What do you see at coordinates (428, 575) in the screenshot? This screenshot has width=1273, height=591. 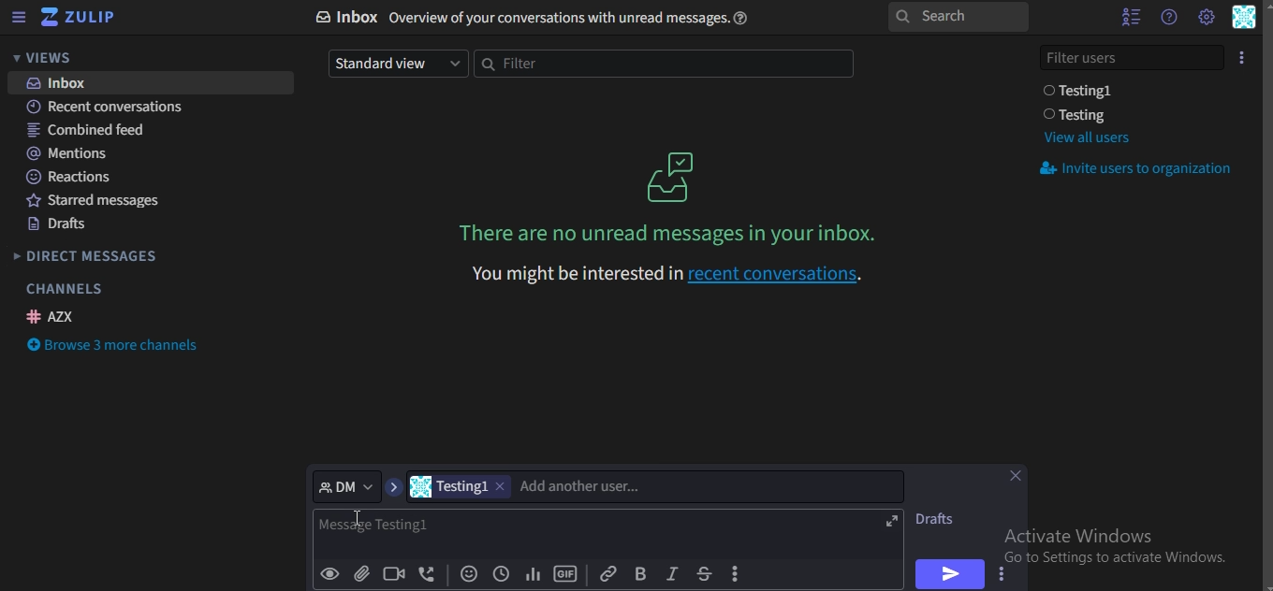 I see `add voice call` at bounding box center [428, 575].